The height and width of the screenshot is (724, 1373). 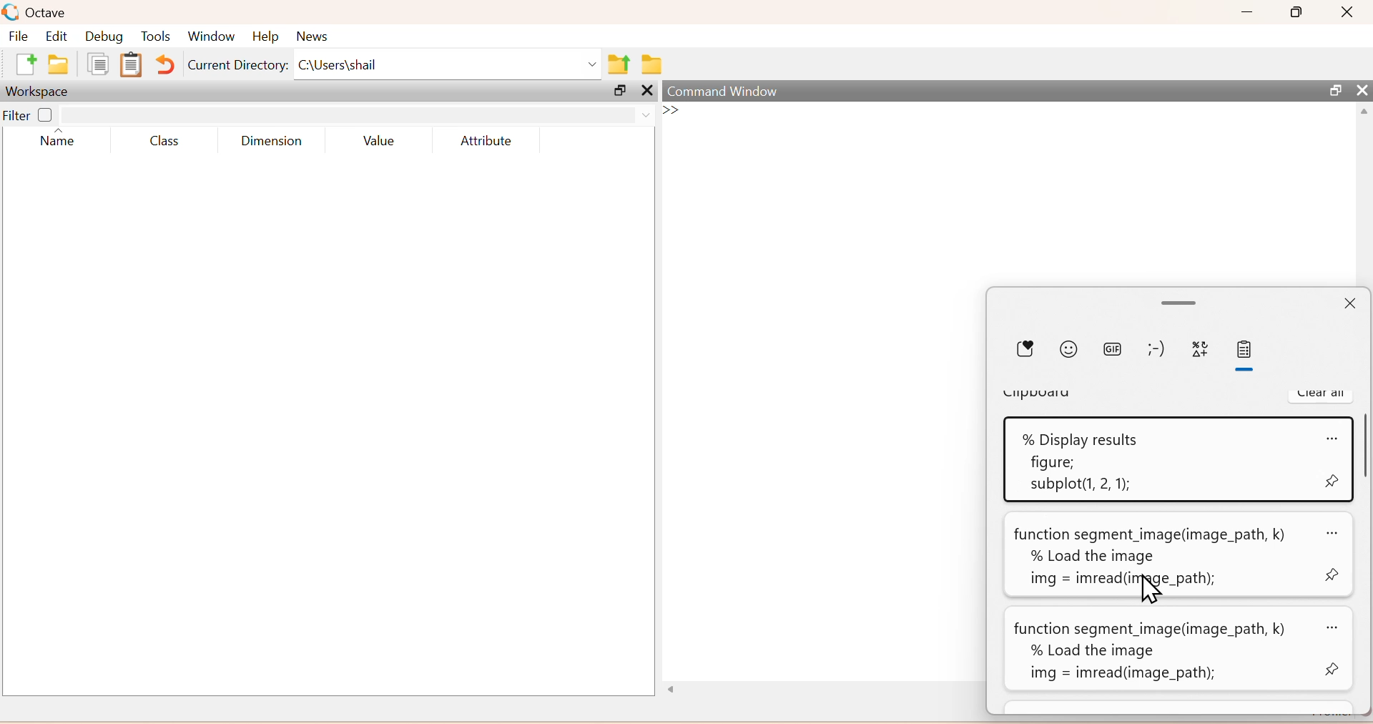 What do you see at coordinates (156, 38) in the screenshot?
I see `Tools` at bounding box center [156, 38].